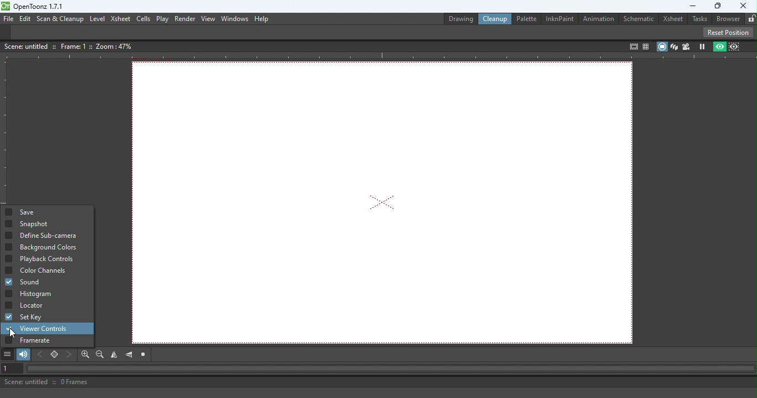 This screenshot has width=757, height=398. What do you see at coordinates (600, 19) in the screenshot?
I see `Animation` at bounding box center [600, 19].